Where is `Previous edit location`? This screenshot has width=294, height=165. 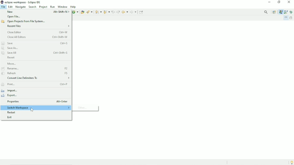 Previous edit location is located at coordinates (113, 12).